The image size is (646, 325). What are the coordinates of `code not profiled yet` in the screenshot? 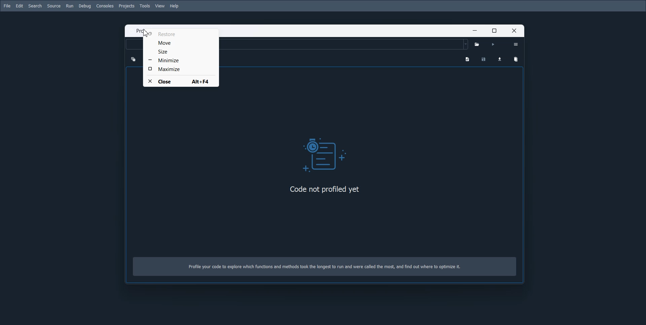 It's located at (324, 189).